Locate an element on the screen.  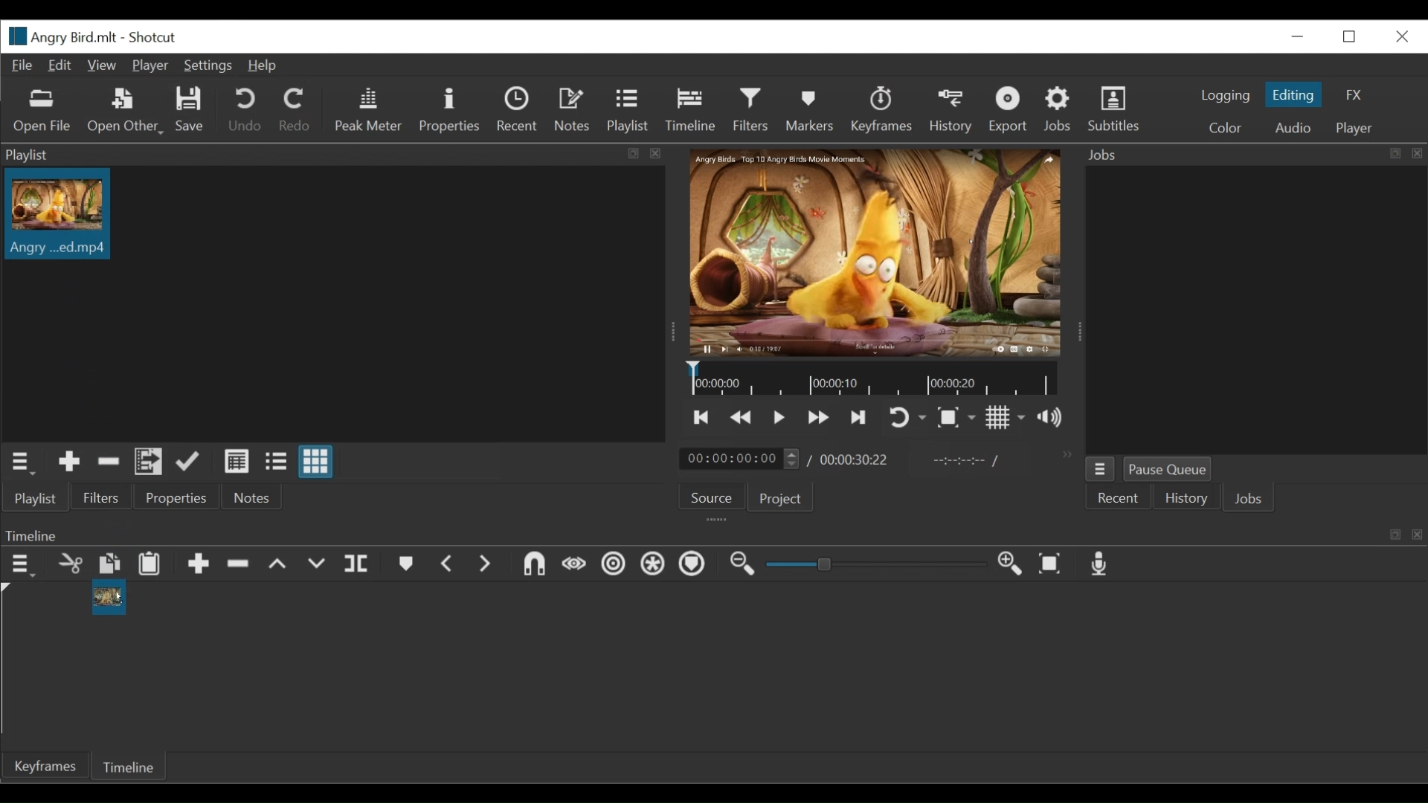
Skip to the next point is located at coordinates (858, 419).